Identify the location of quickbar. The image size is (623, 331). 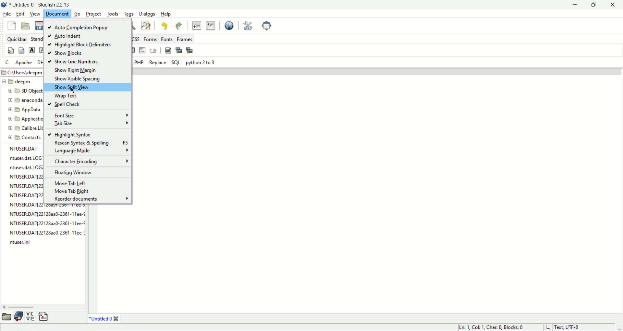
(16, 39).